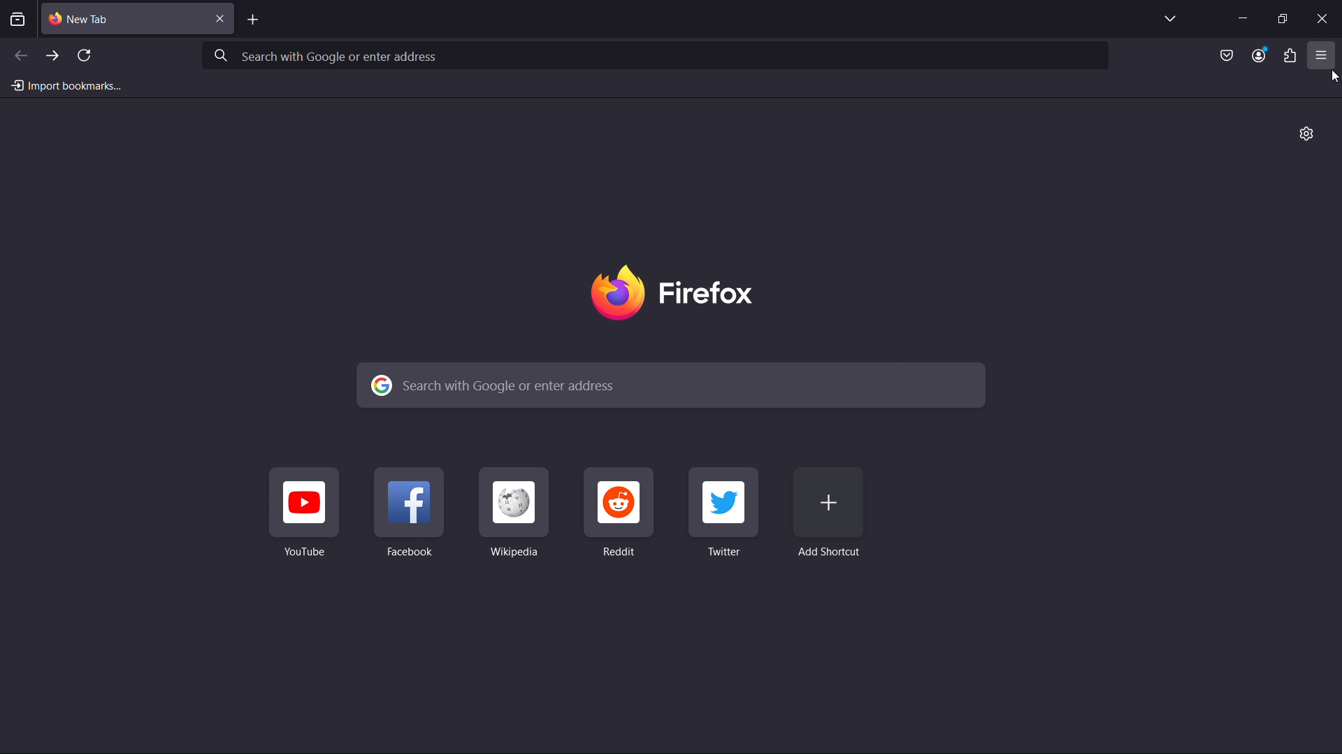  I want to click on Back, so click(17, 57).